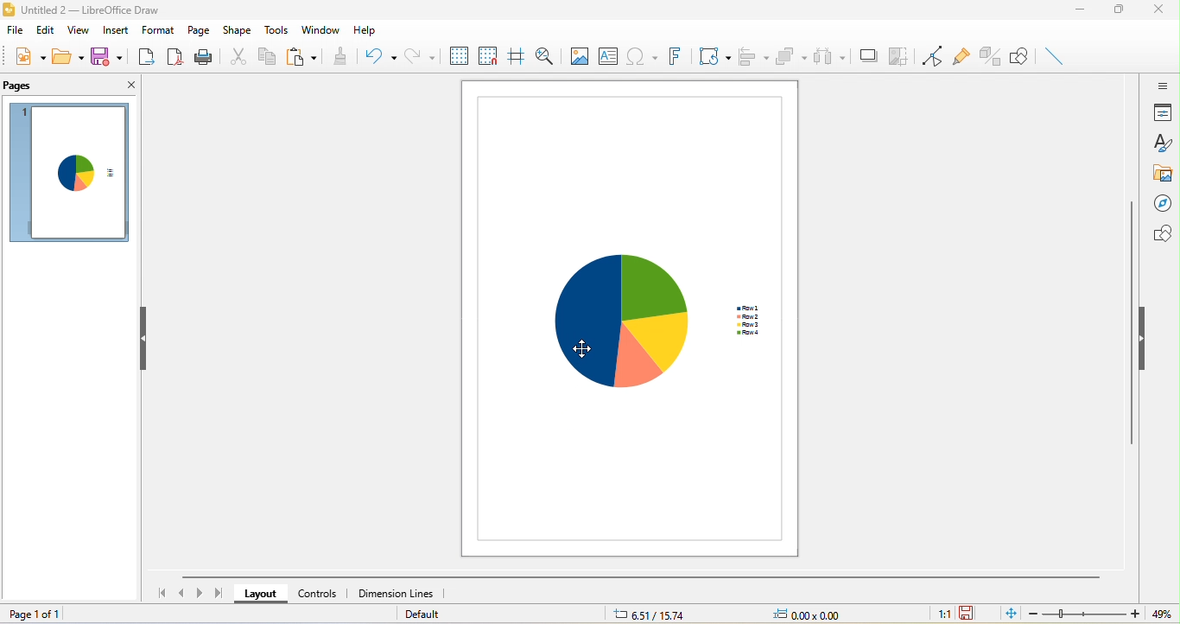  What do you see at coordinates (641, 55) in the screenshot?
I see `special characters` at bounding box center [641, 55].